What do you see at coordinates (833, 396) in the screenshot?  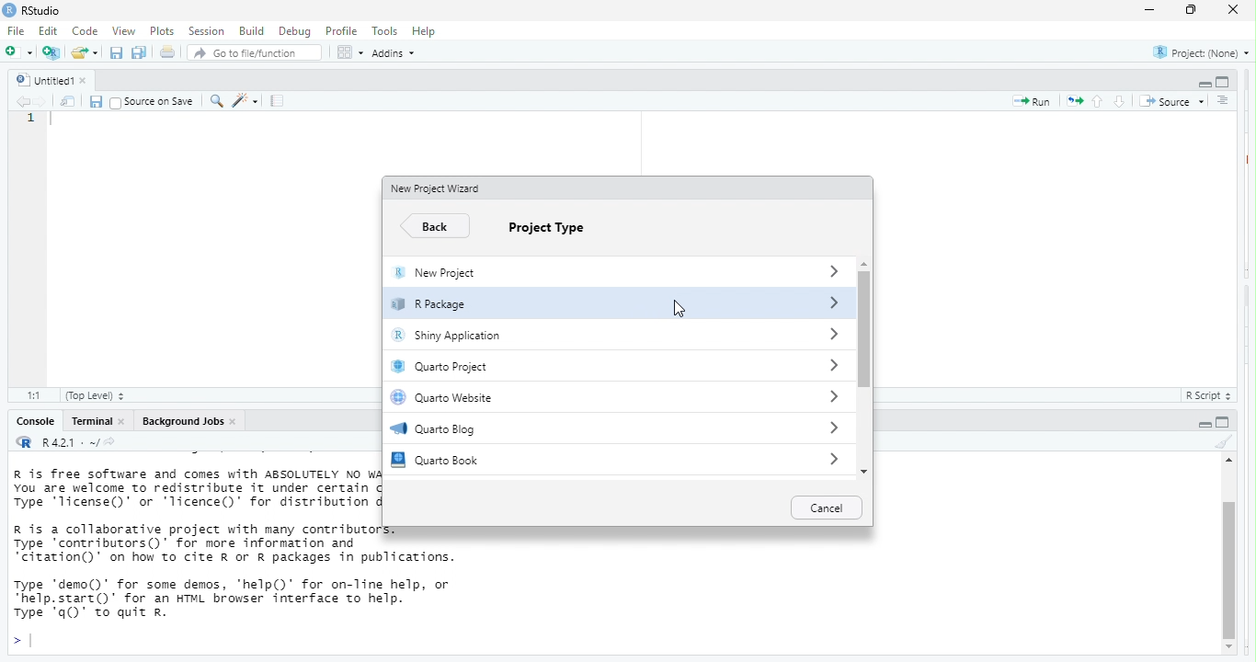 I see `dropdown` at bounding box center [833, 396].